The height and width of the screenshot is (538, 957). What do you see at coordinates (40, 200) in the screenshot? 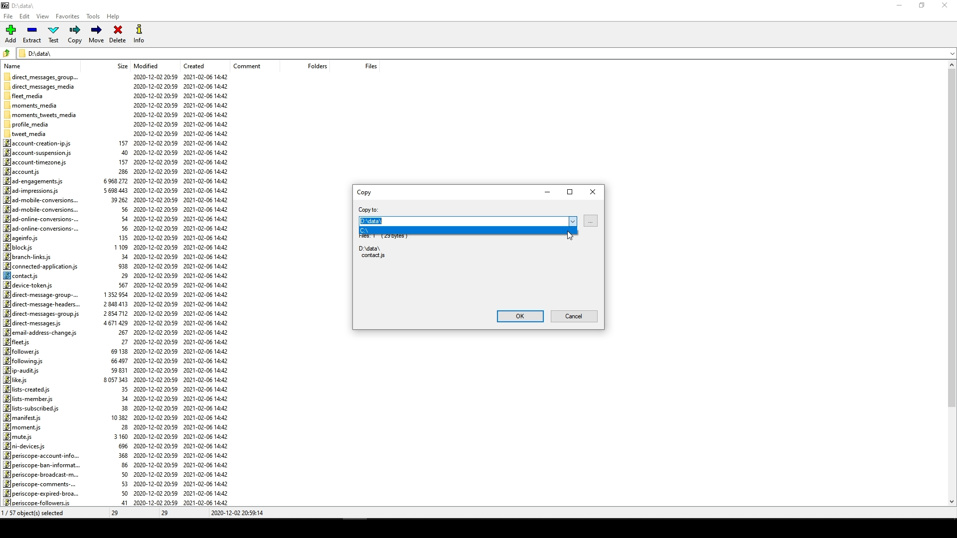
I see `ad-mobile-conversions` at bounding box center [40, 200].